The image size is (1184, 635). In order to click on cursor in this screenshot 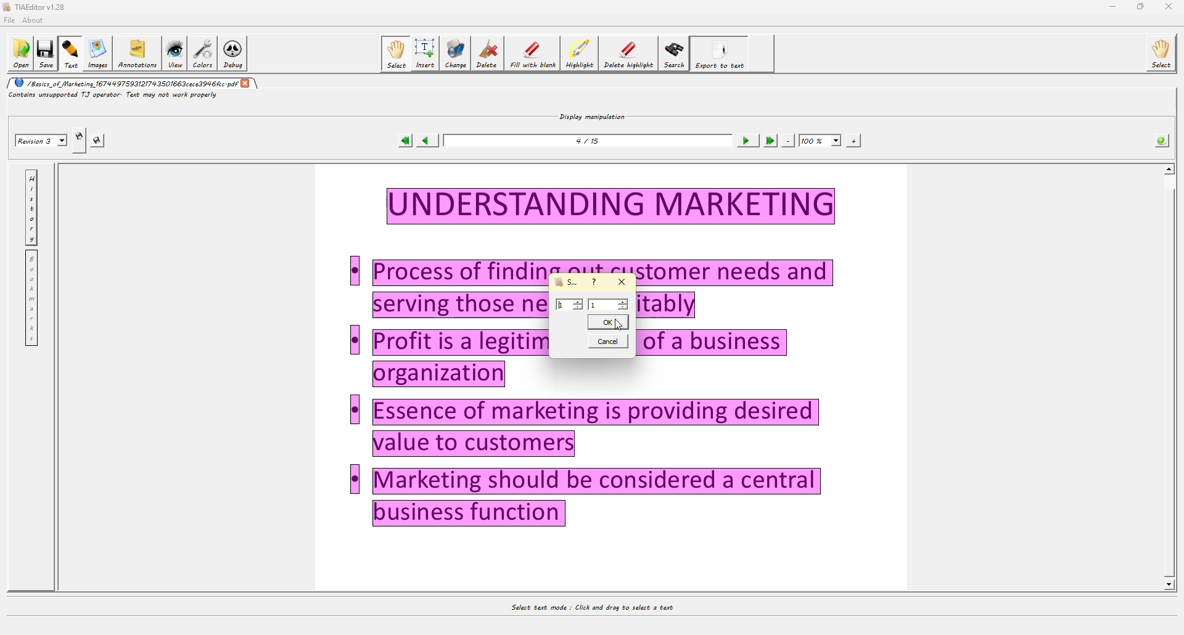, I will do `click(619, 324)`.